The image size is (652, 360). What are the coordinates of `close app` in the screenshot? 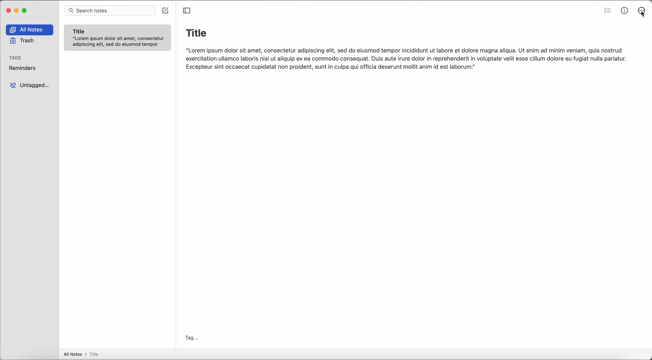 It's located at (8, 10).